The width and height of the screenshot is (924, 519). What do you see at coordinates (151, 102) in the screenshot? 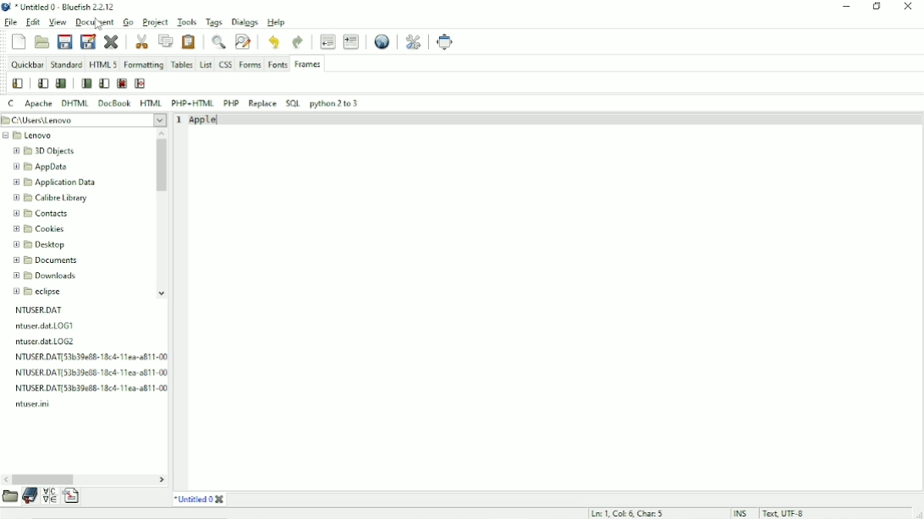
I see `HTML` at bounding box center [151, 102].